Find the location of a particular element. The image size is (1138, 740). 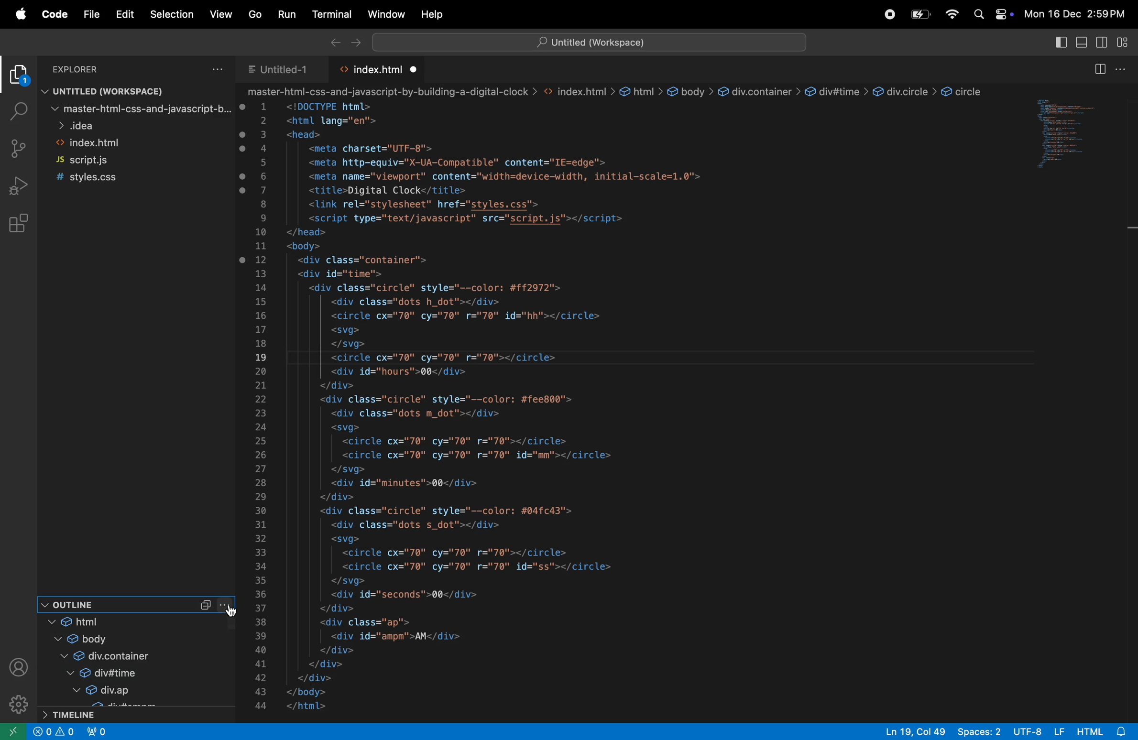

idea is located at coordinates (139, 125).